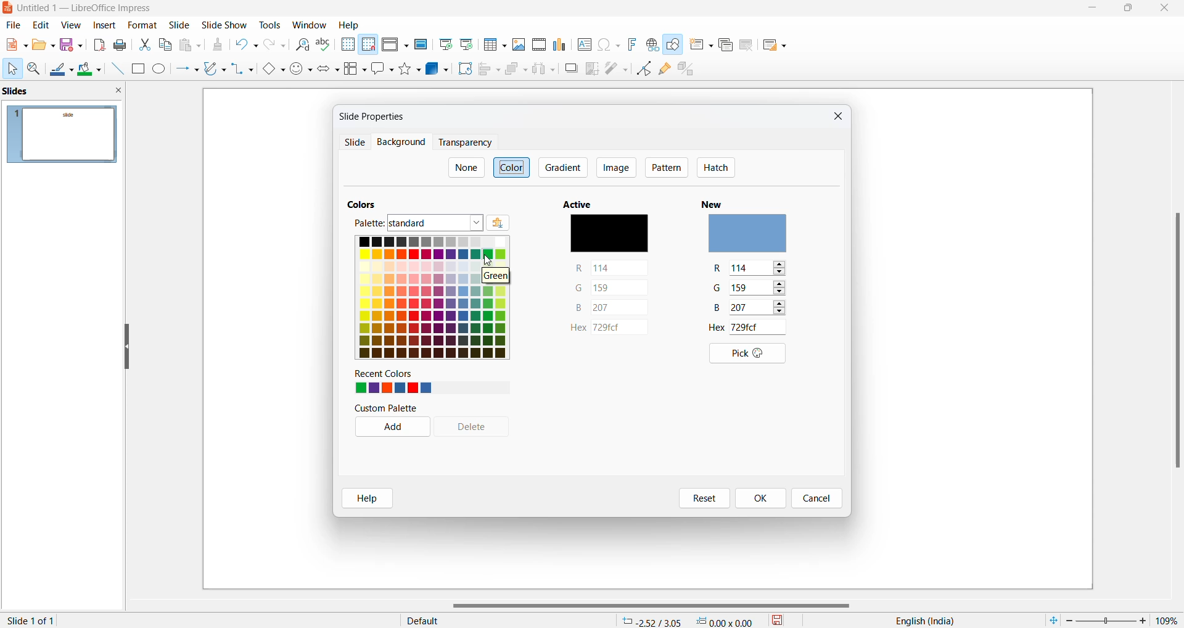  Describe the element at coordinates (764, 498) in the screenshot. I see `ok` at that location.